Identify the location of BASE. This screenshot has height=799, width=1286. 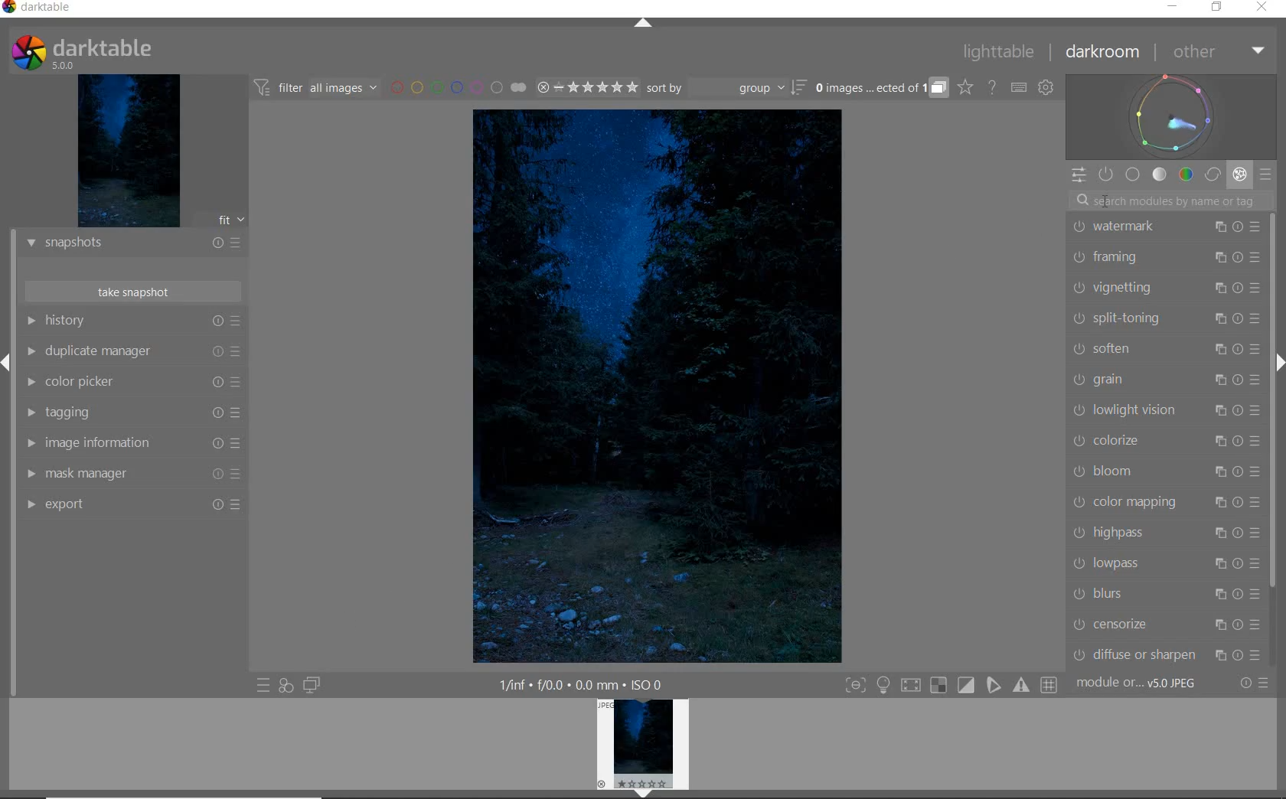
(1133, 174).